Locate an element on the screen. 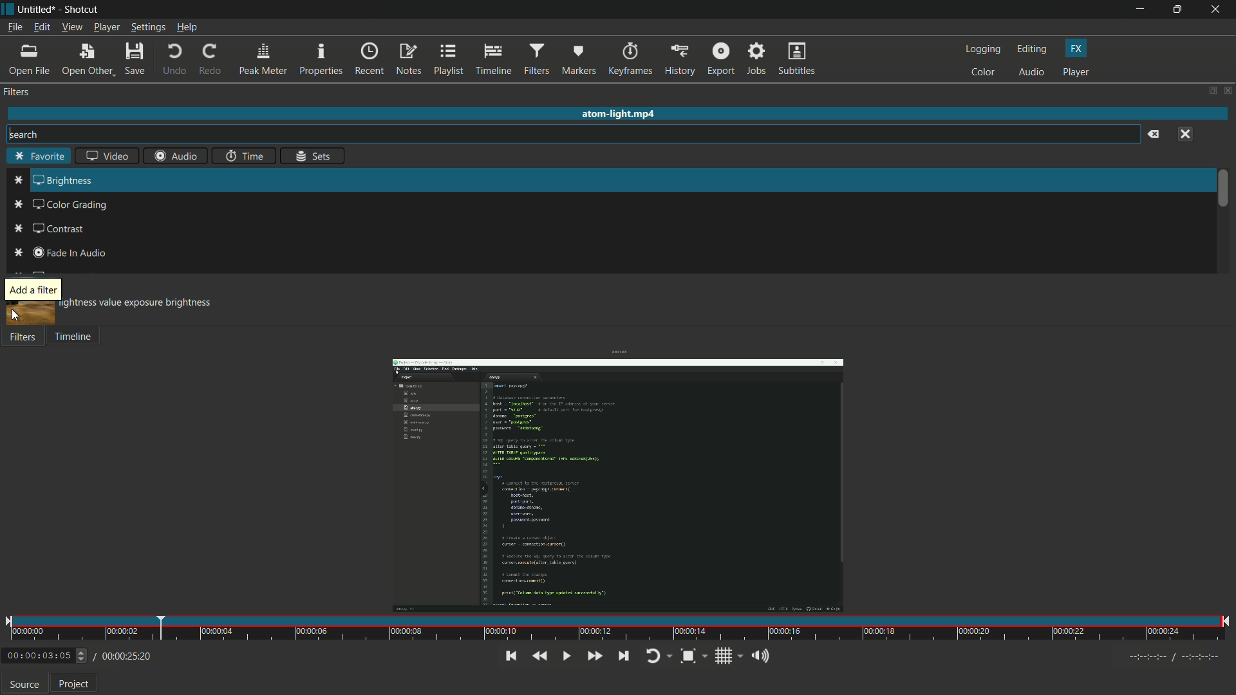 This screenshot has height=695, width=1236. view menu is located at coordinates (71, 28).